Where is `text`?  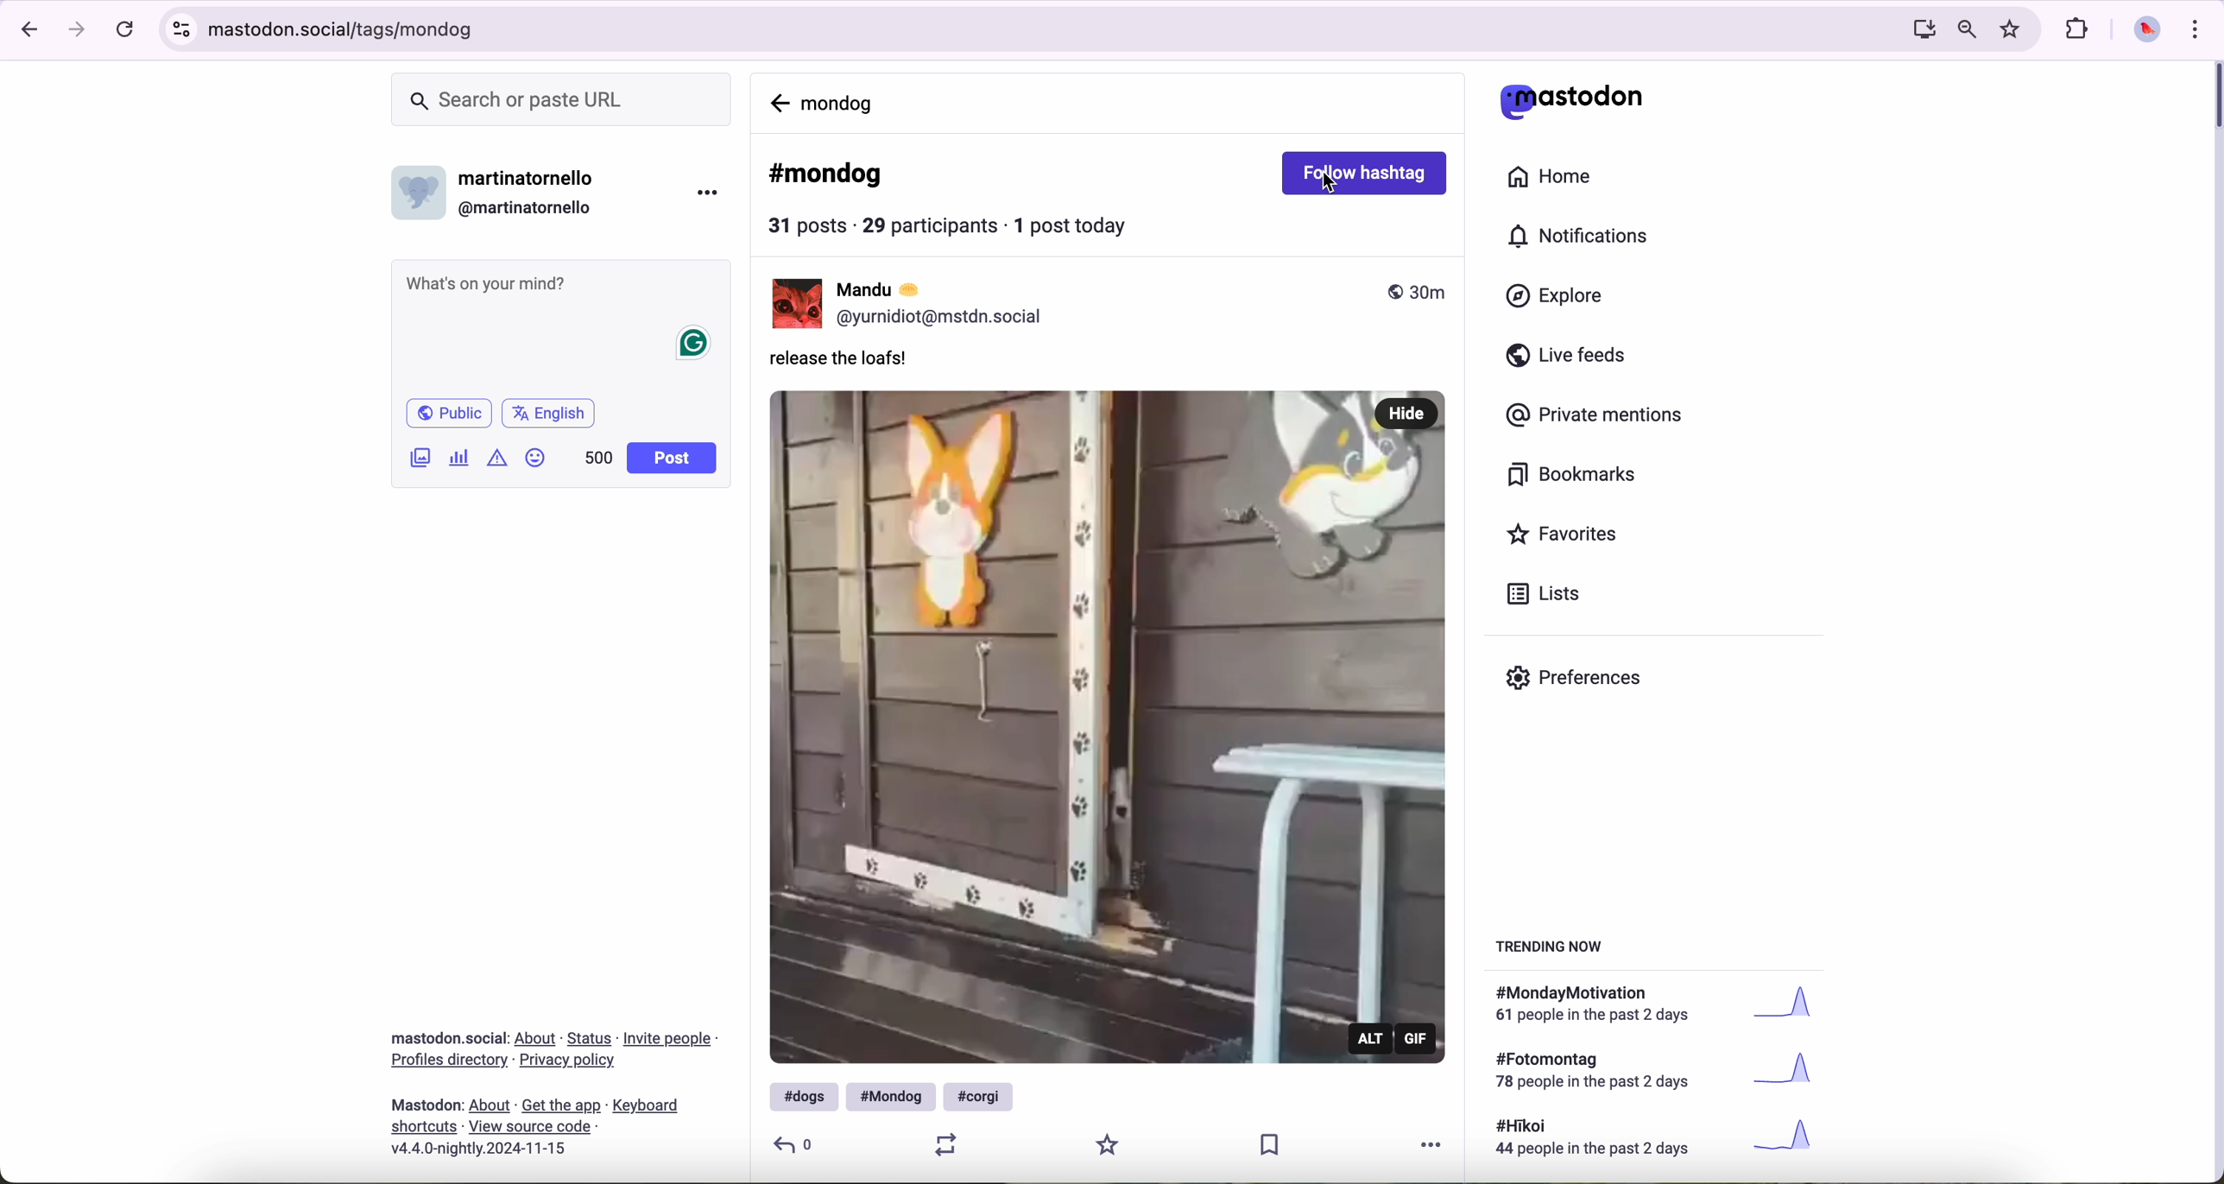 text is located at coordinates (1598, 1073).